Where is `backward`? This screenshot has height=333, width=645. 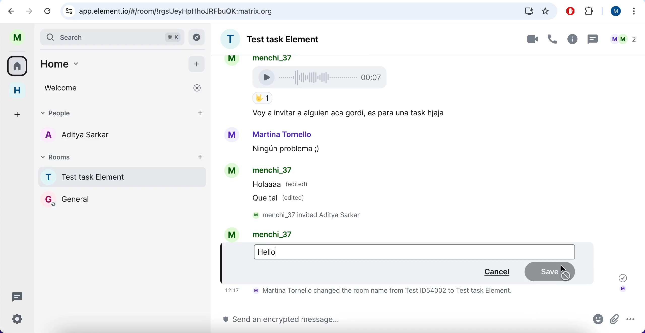
backward is located at coordinates (11, 12).